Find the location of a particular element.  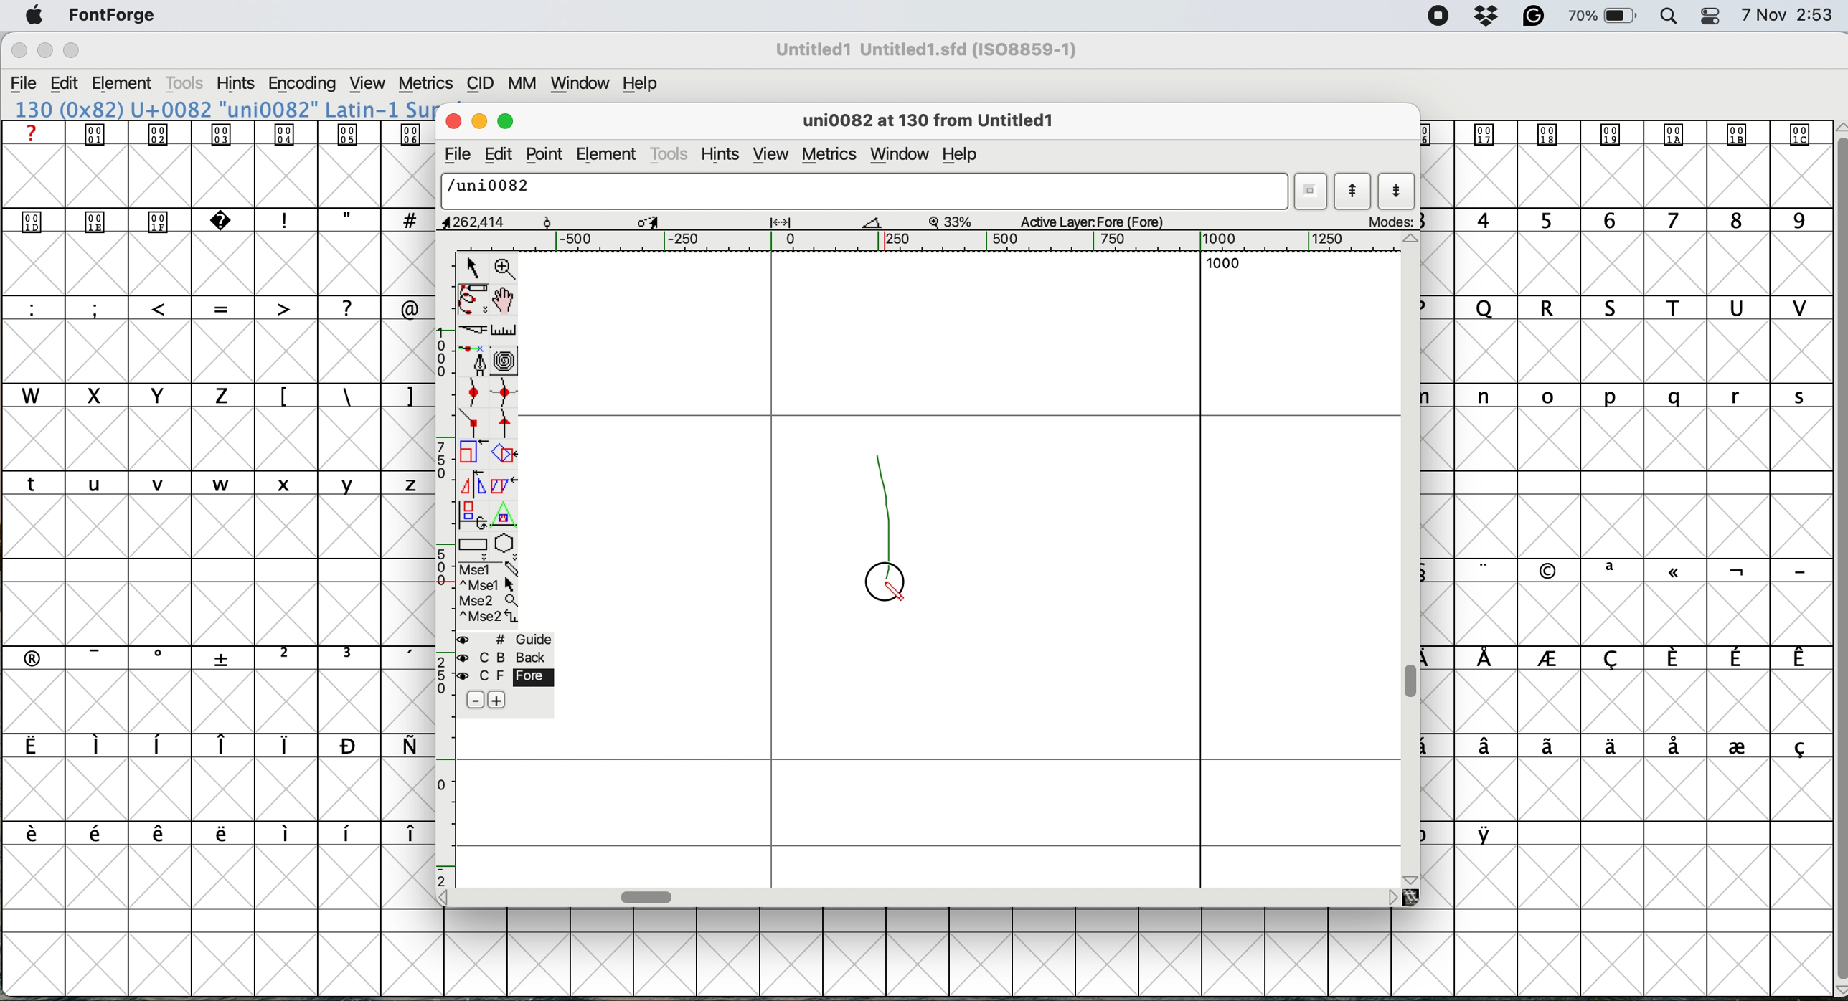

special characters is located at coordinates (211, 746).